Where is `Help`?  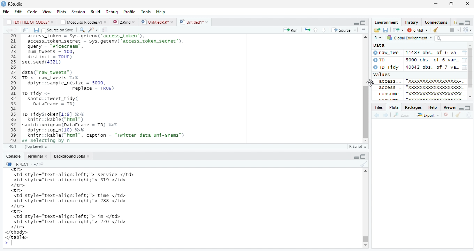 Help is located at coordinates (161, 12).